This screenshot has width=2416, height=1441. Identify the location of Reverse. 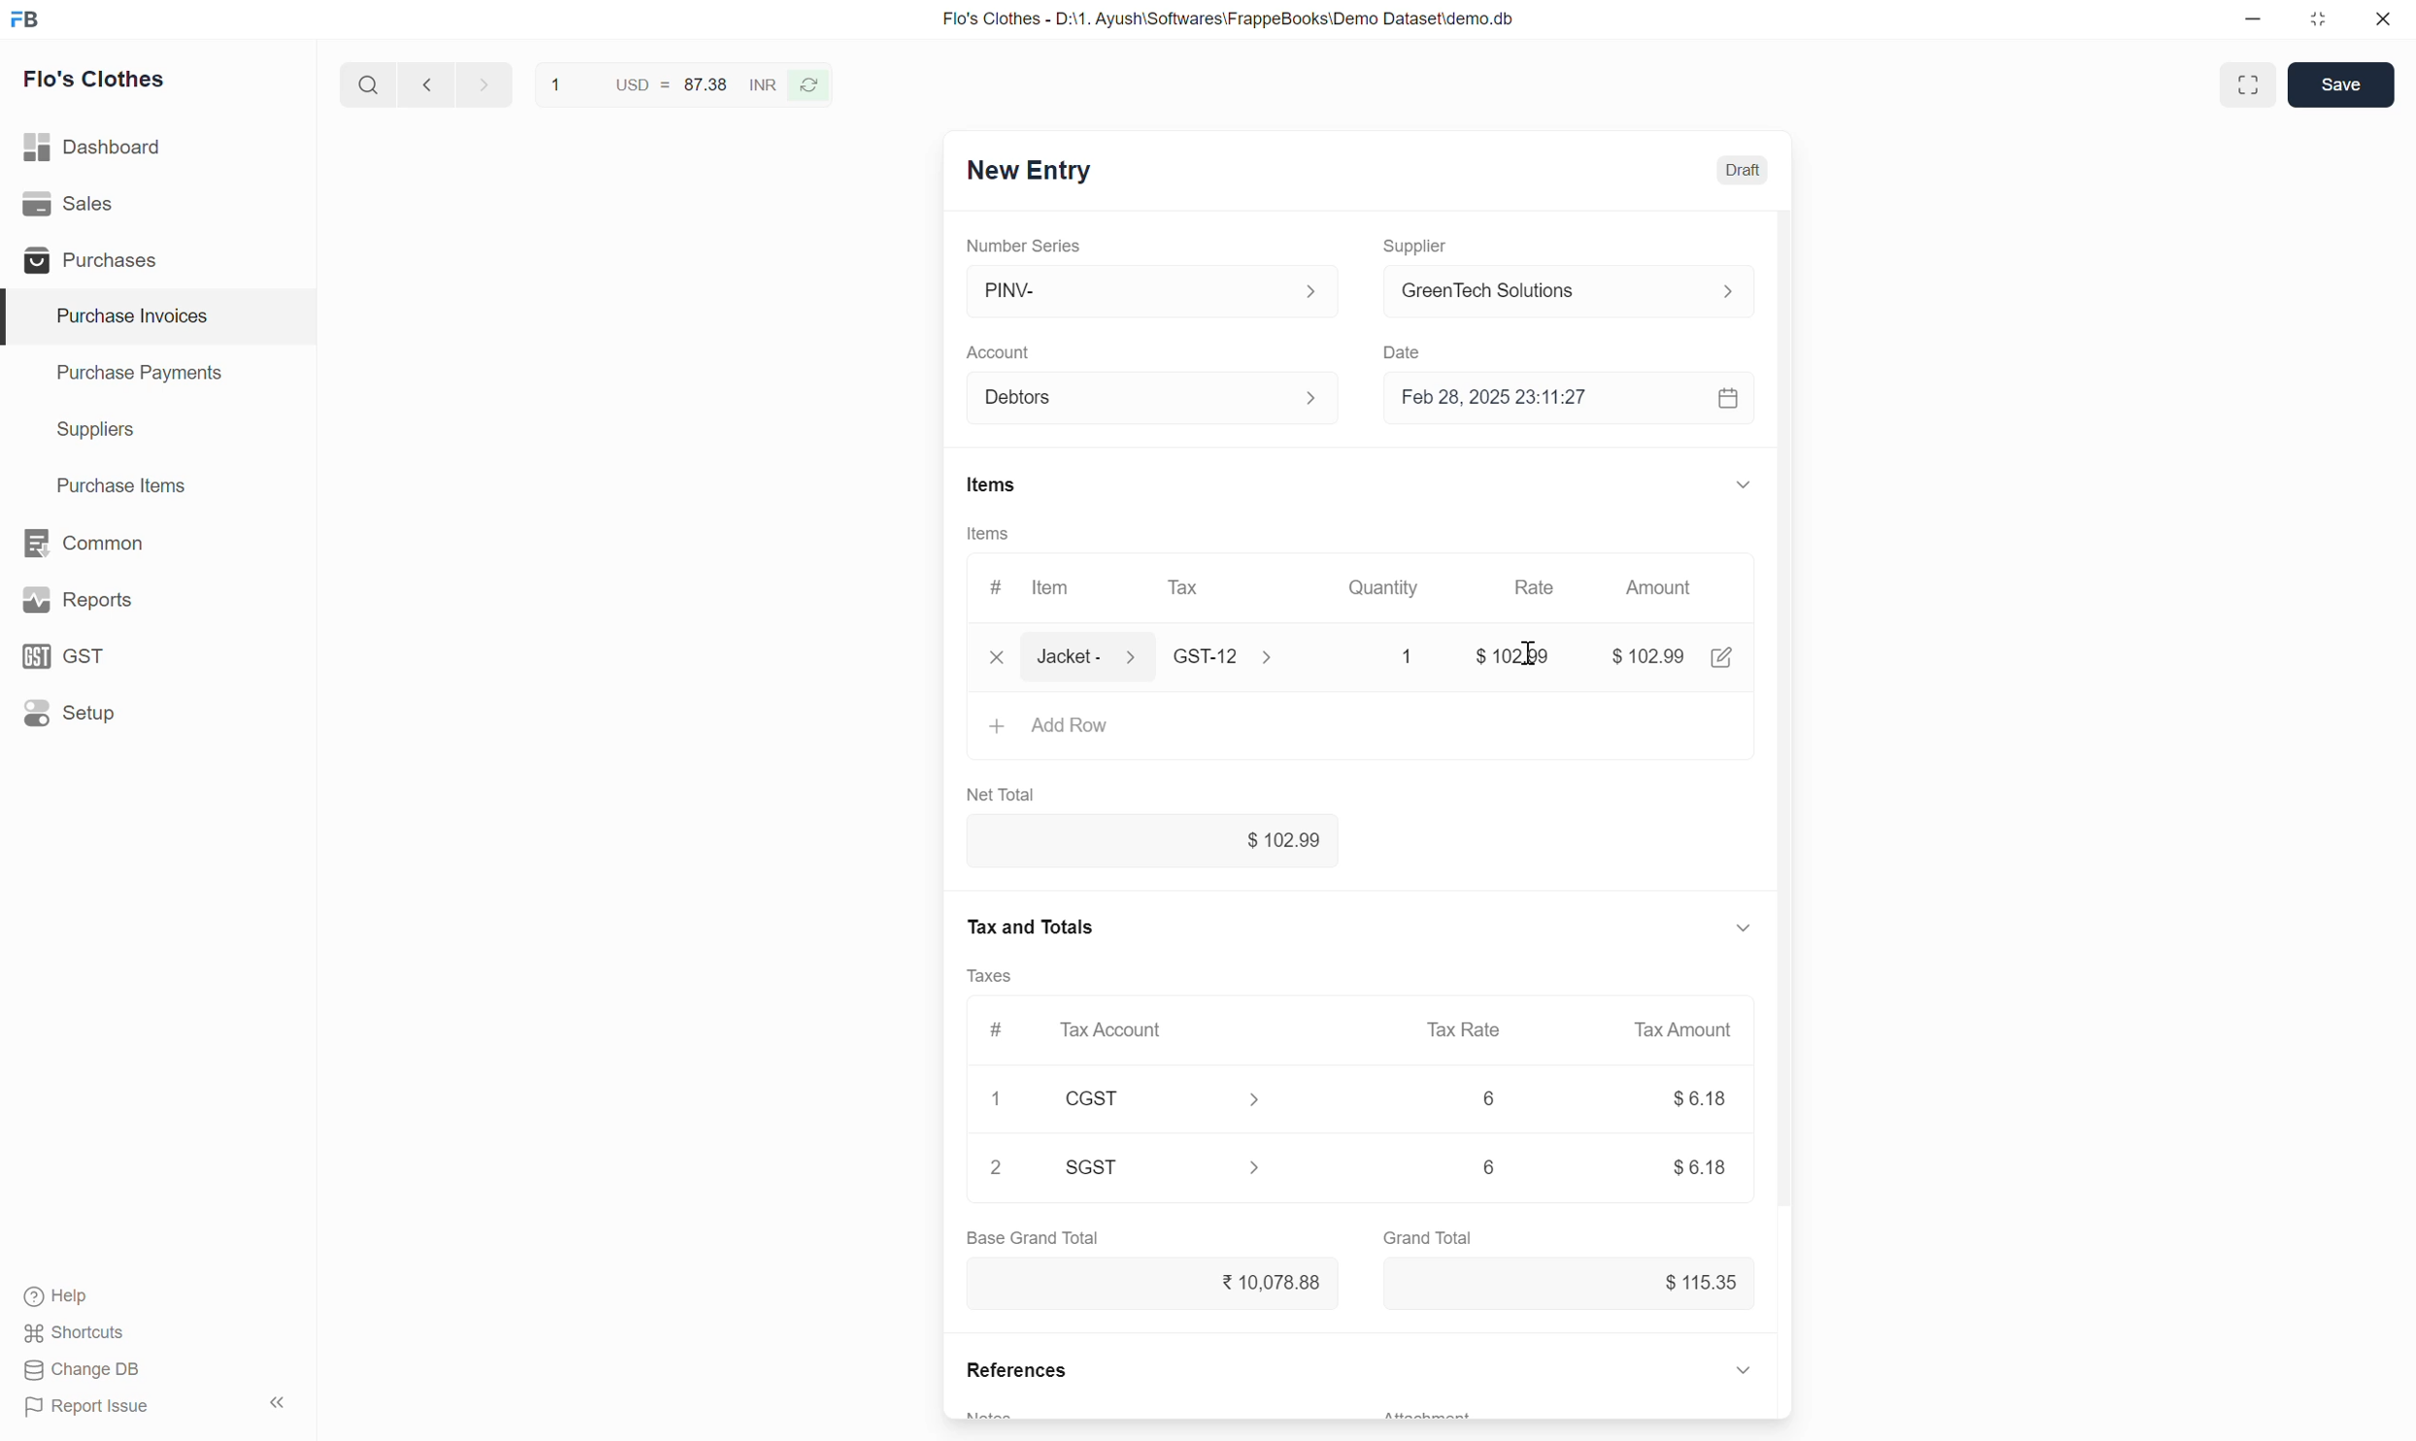
(808, 86).